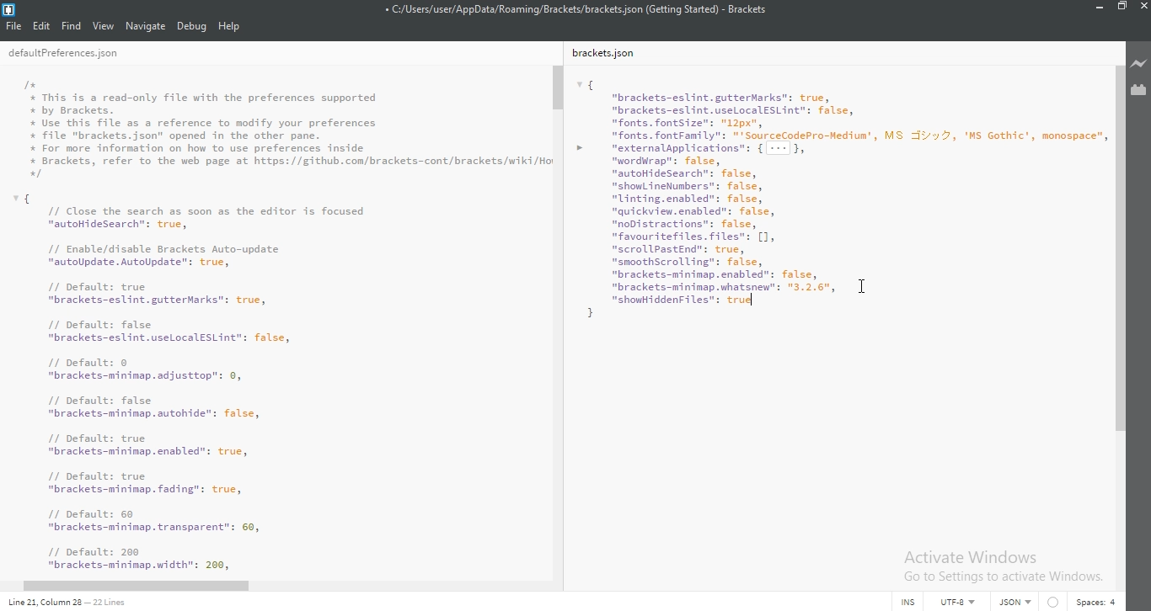 The height and width of the screenshot is (611, 1151). I want to click on restore, so click(1121, 9).